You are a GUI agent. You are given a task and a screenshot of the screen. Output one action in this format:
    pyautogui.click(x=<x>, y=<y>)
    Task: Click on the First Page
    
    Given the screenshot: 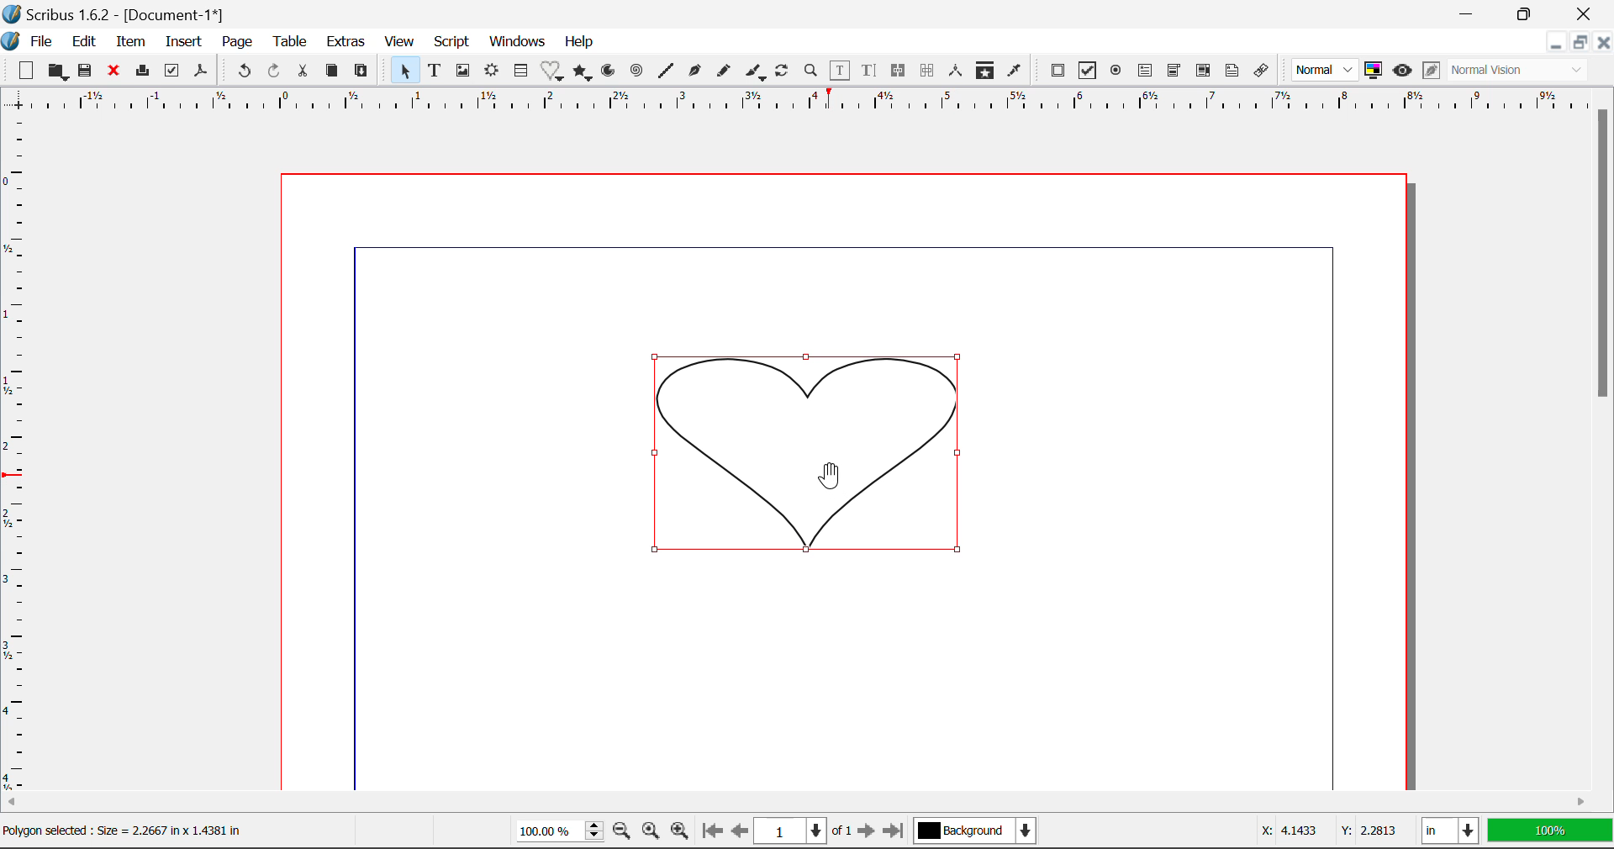 What is the action you would take?
    pyautogui.click(x=712, y=831)
    